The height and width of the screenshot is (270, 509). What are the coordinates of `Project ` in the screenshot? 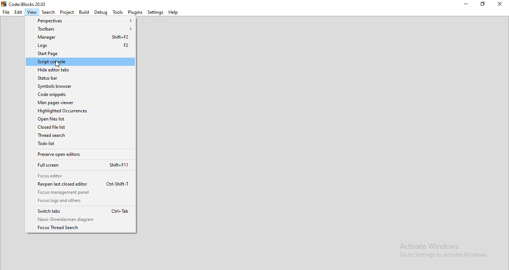 It's located at (67, 12).